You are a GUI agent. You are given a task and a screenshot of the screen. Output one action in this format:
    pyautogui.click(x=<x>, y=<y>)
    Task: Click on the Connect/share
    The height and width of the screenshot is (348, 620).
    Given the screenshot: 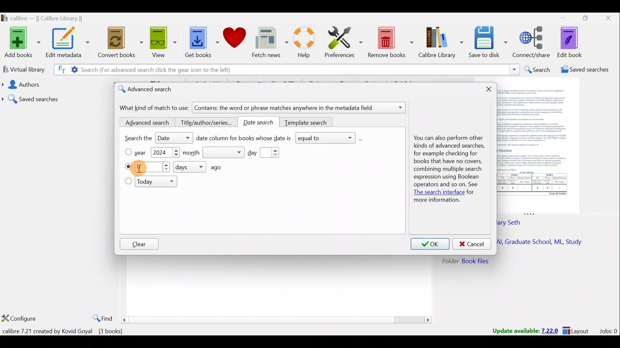 What is the action you would take?
    pyautogui.click(x=533, y=43)
    